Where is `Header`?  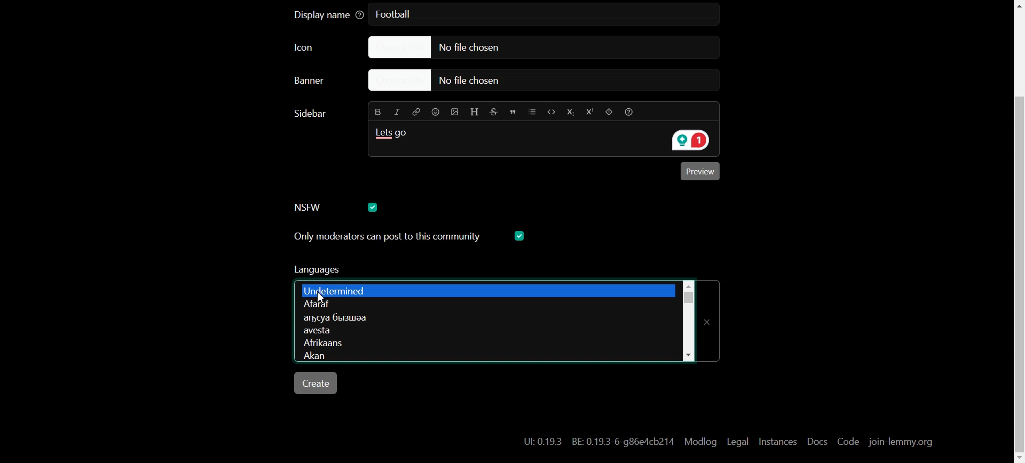
Header is located at coordinates (475, 110).